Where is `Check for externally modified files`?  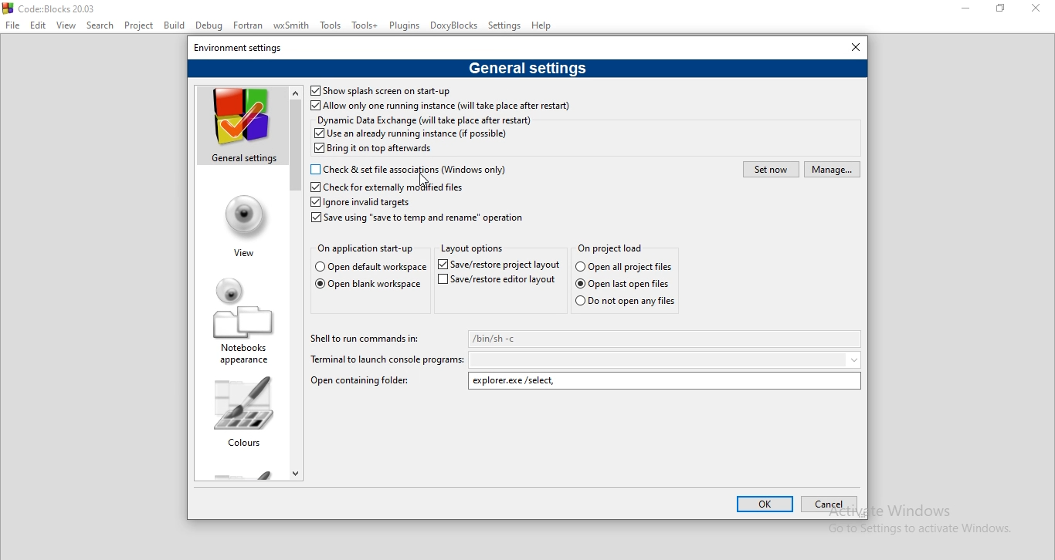
Check for externally modified files is located at coordinates (387, 187).